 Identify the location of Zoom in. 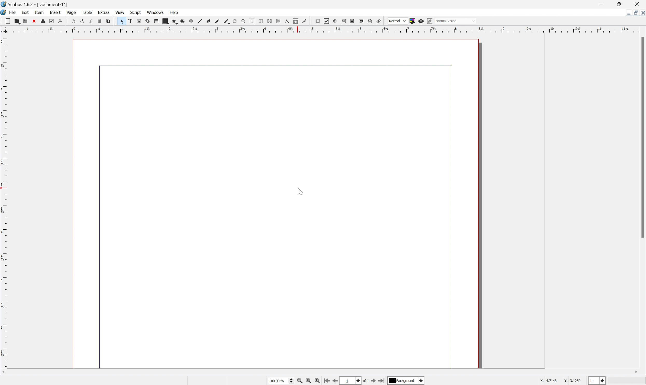
(318, 381).